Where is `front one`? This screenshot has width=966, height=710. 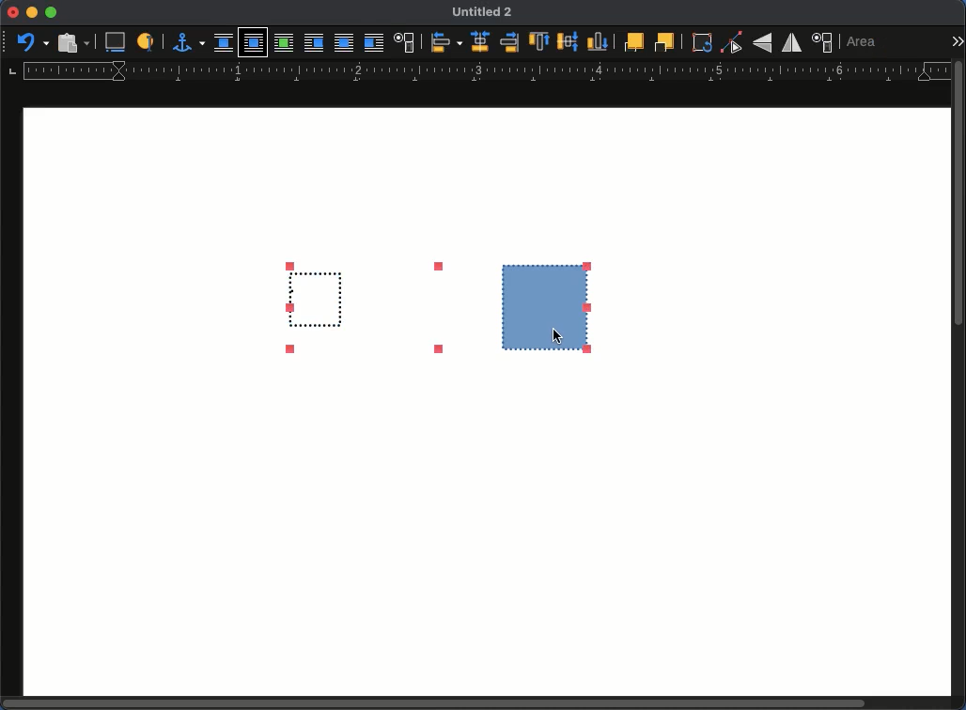
front one is located at coordinates (632, 44).